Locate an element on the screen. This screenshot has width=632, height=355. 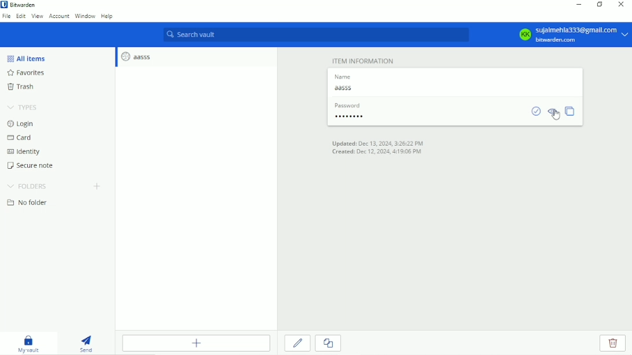
Clone is located at coordinates (328, 343).